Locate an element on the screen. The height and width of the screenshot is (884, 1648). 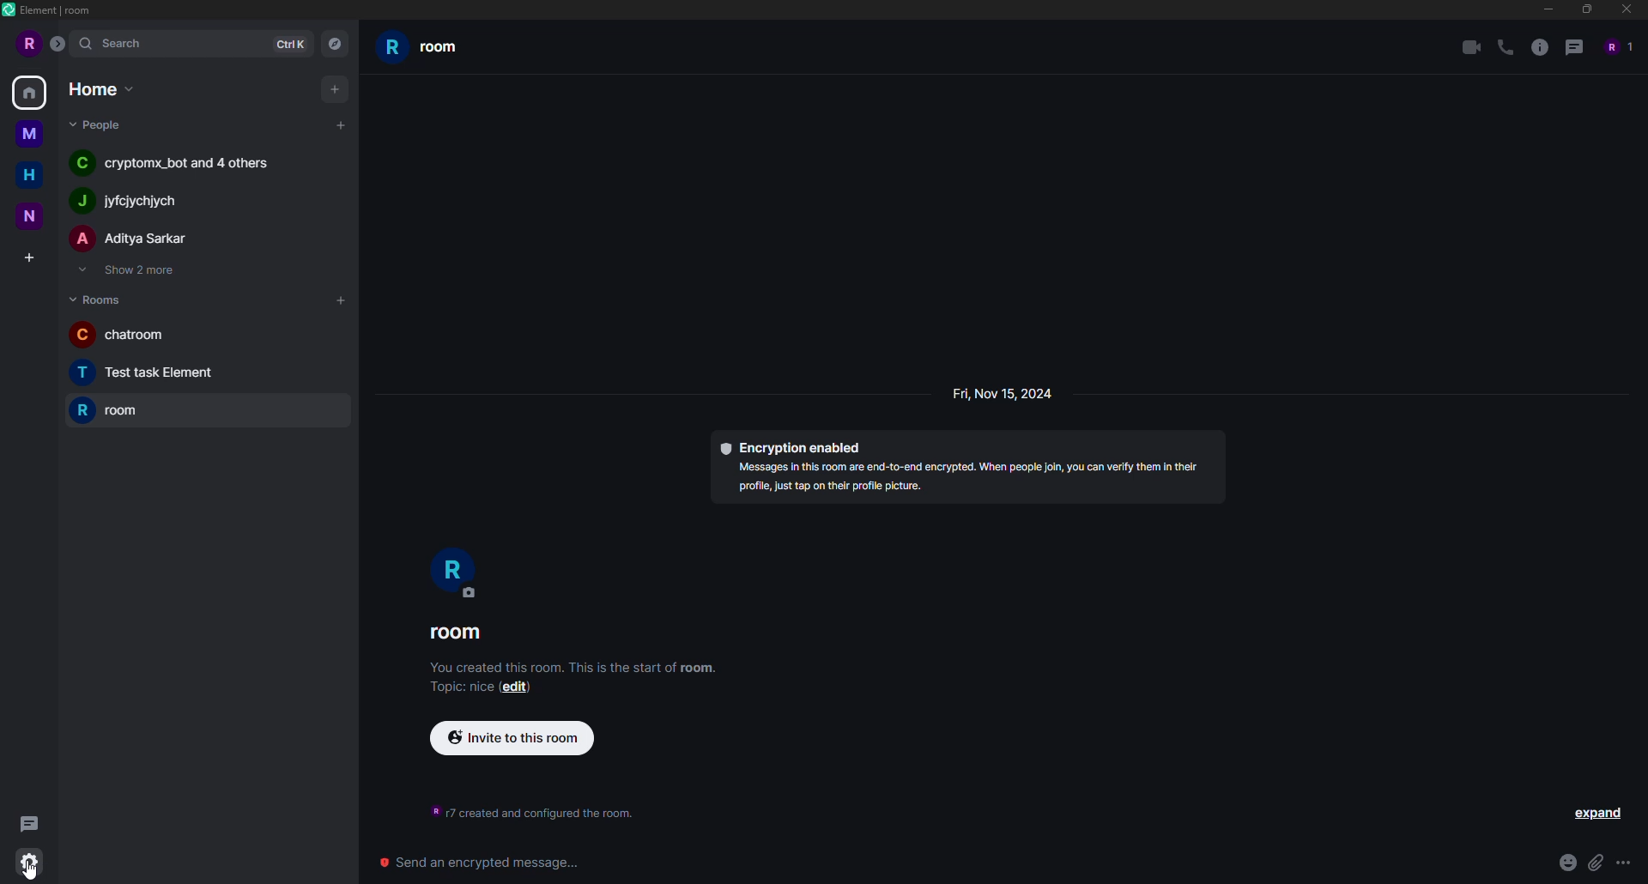
J iyfcjychiych is located at coordinates (138, 206).